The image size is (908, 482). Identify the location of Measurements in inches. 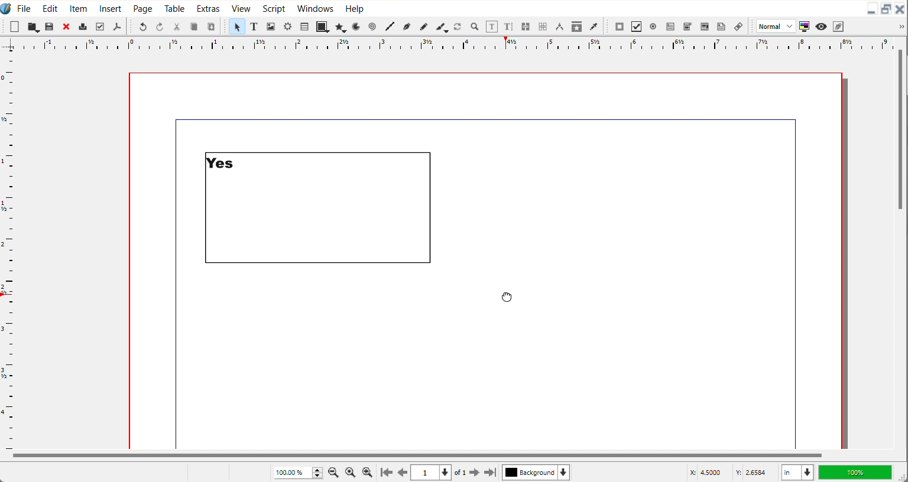
(797, 473).